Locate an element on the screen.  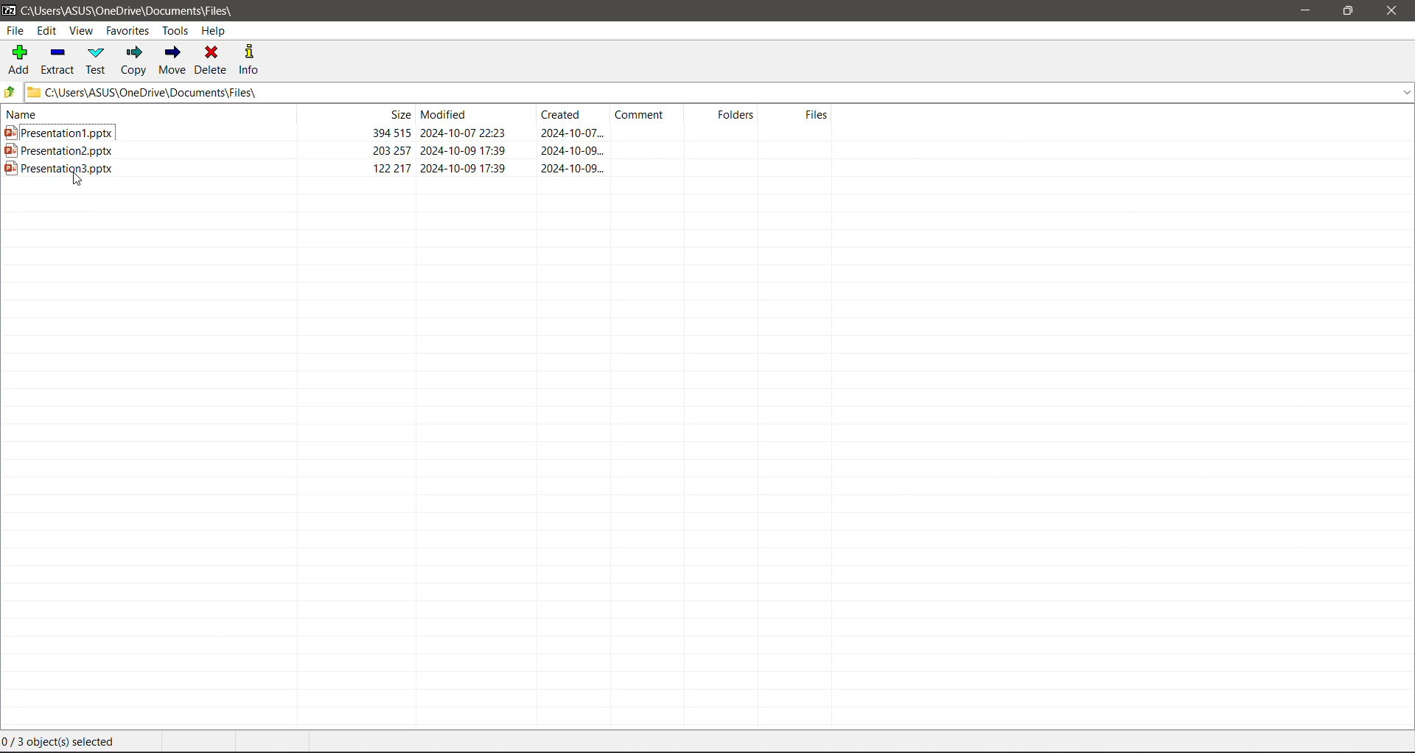
View is located at coordinates (80, 31).